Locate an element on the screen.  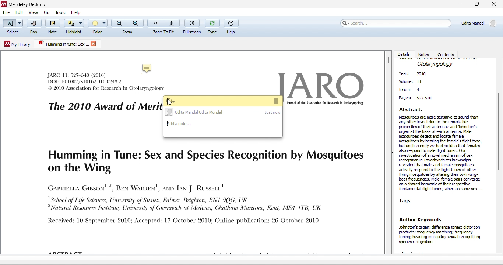
close is located at coordinates (494, 4).